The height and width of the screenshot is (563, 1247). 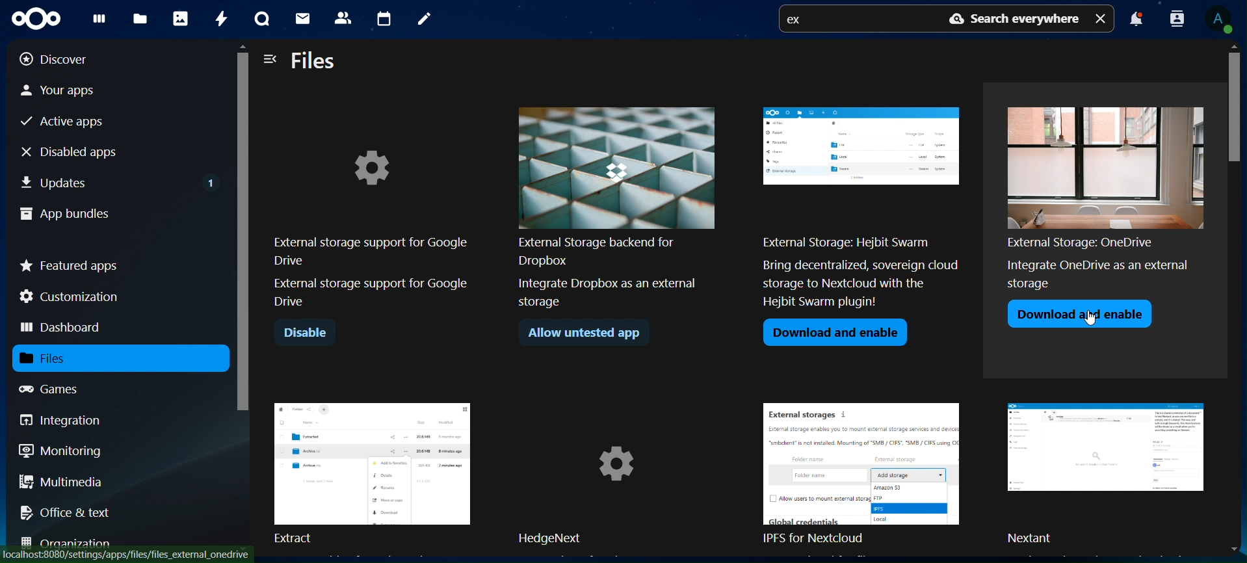 What do you see at coordinates (70, 420) in the screenshot?
I see `integration` at bounding box center [70, 420].